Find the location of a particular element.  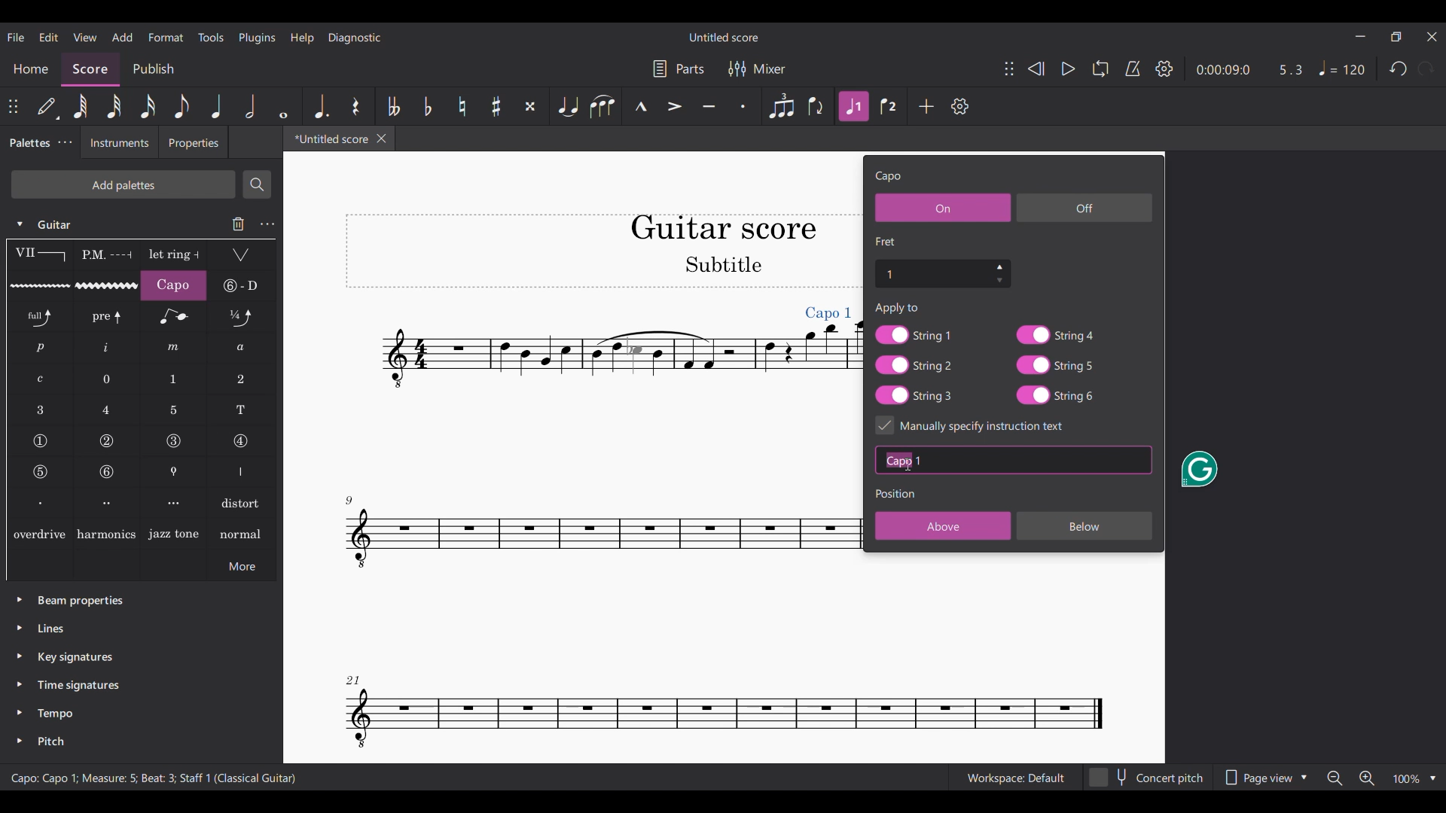

String 3 toggle is located at coordinates (914, 395).